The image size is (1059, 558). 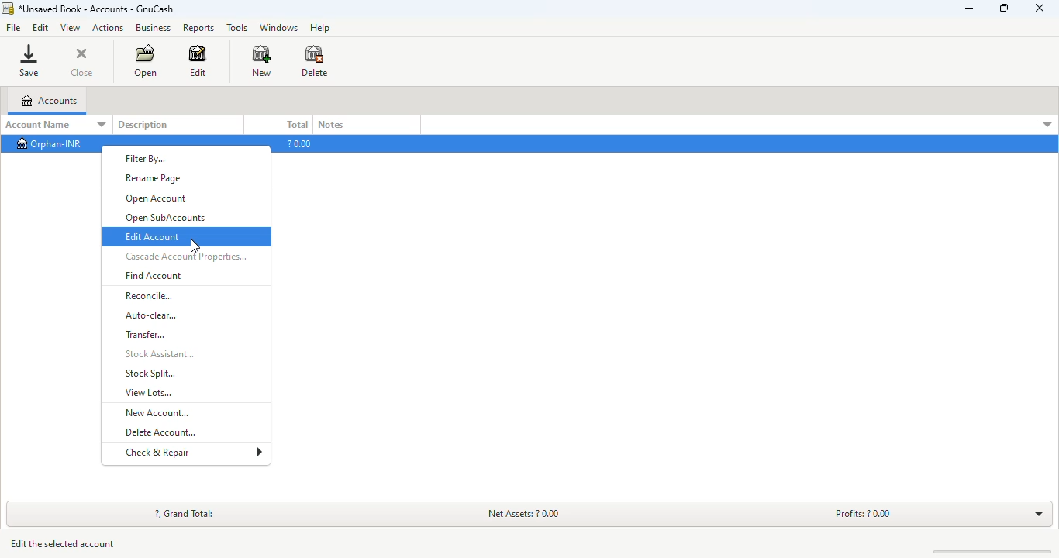 What do you see at coordinates (148, 393) in the screenshot?
I see `view lots` at bounding box center [148, 393].